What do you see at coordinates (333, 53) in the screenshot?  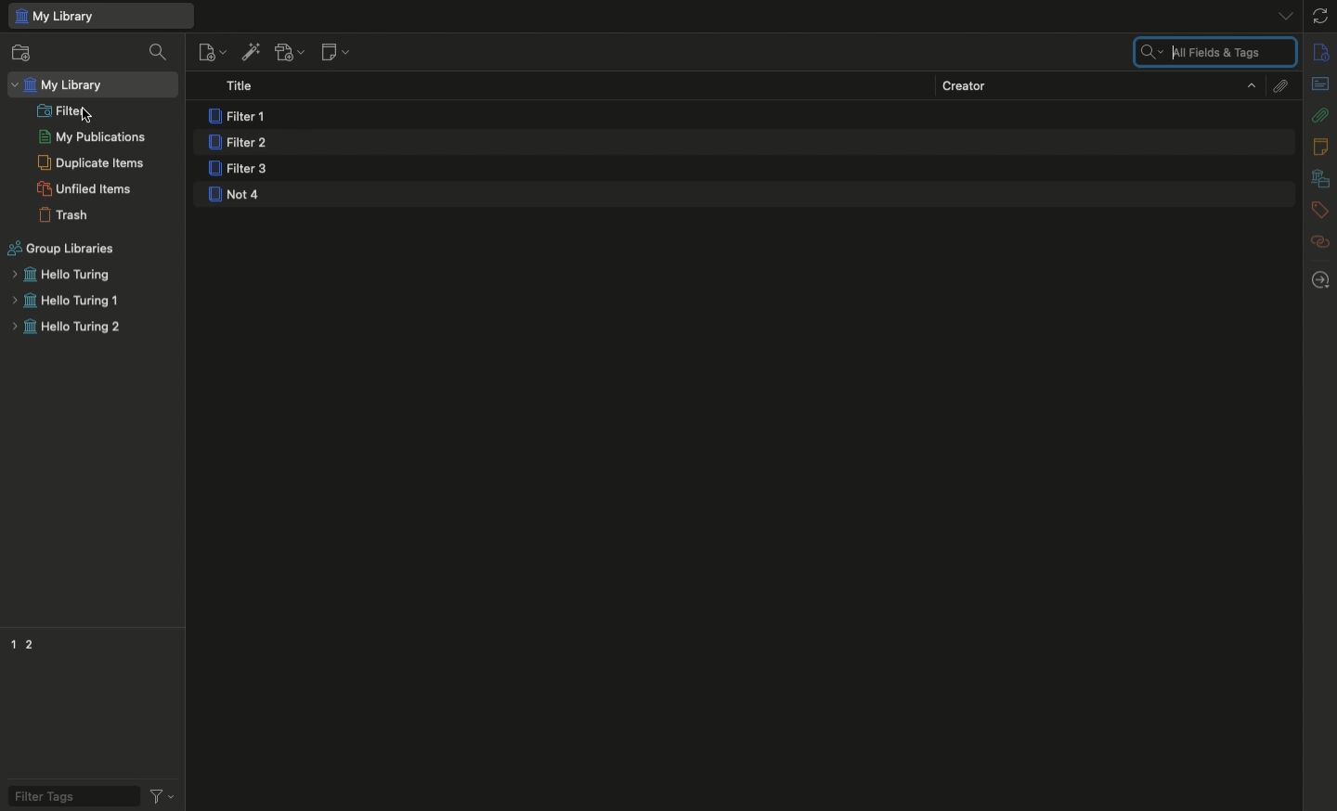 I see `New note` at bounding box center [333, 53].